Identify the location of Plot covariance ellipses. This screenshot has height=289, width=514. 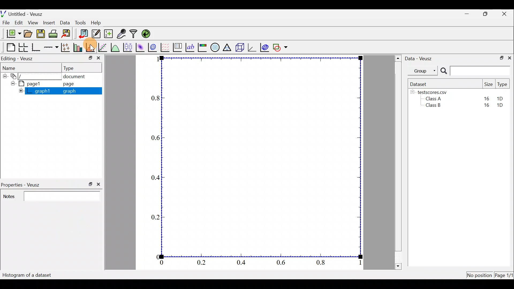
(264, 47).